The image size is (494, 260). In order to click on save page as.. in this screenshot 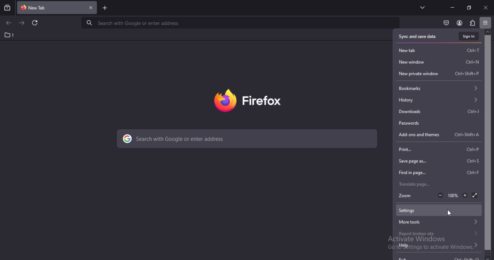, I will do `click(440, 161)`.